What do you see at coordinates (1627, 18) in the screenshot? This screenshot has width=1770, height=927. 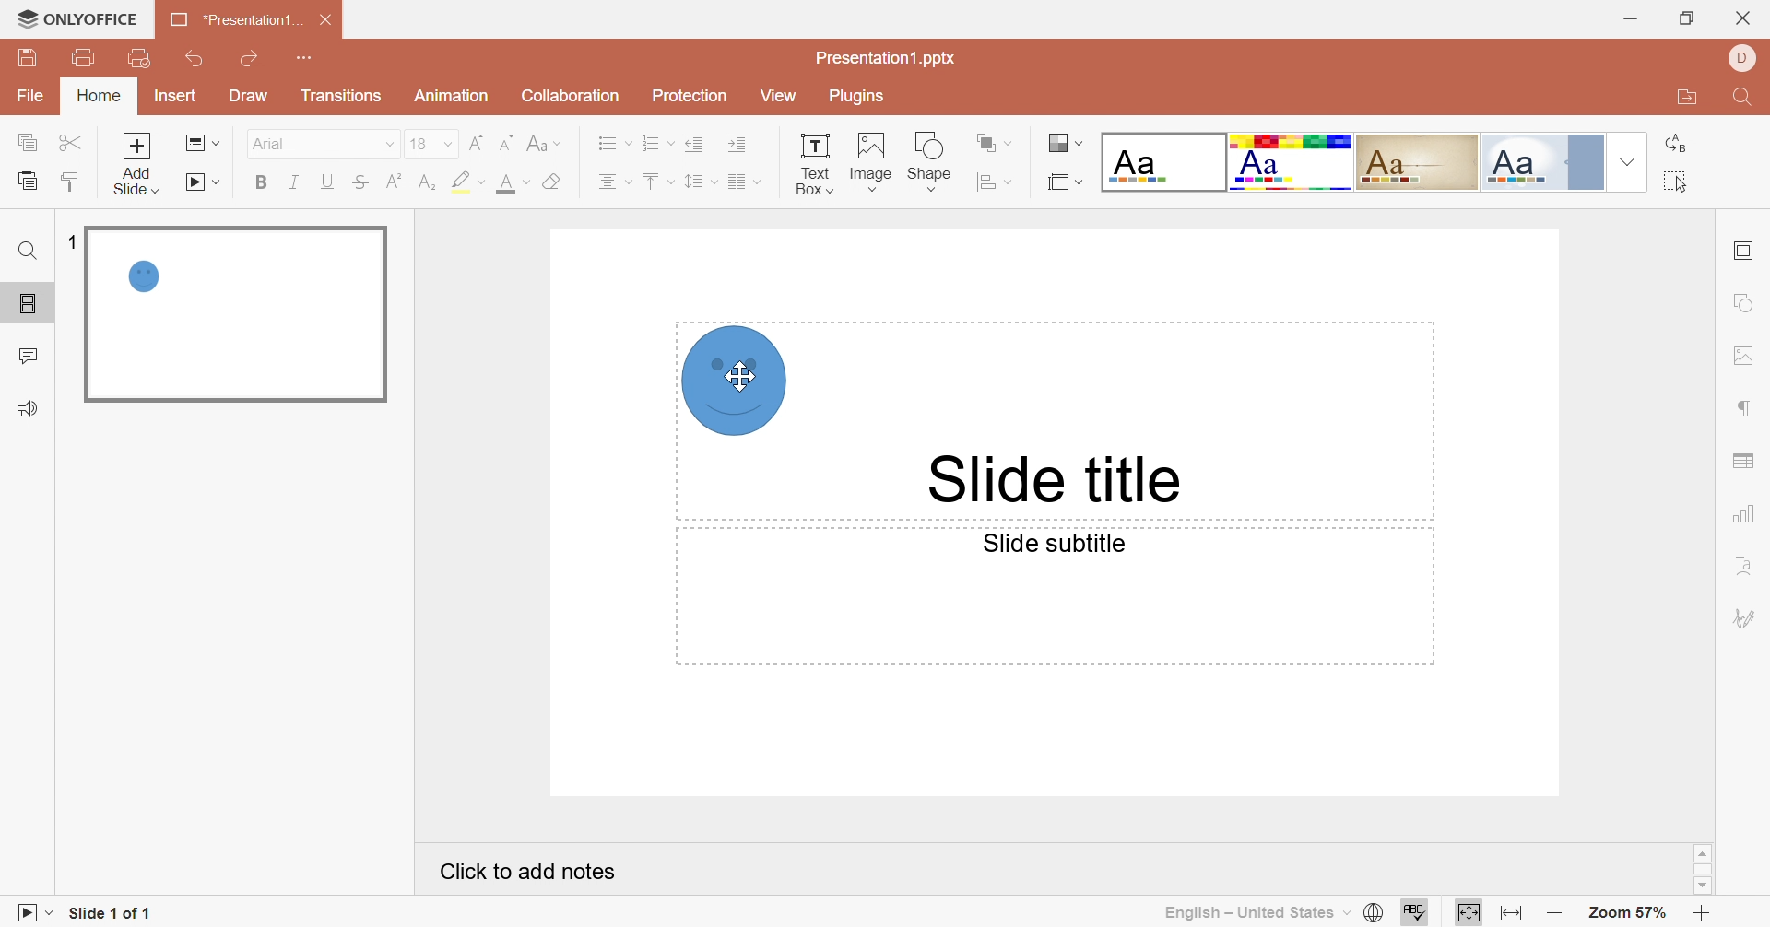 I see `Minimize` at bounding box center [1627, 18].